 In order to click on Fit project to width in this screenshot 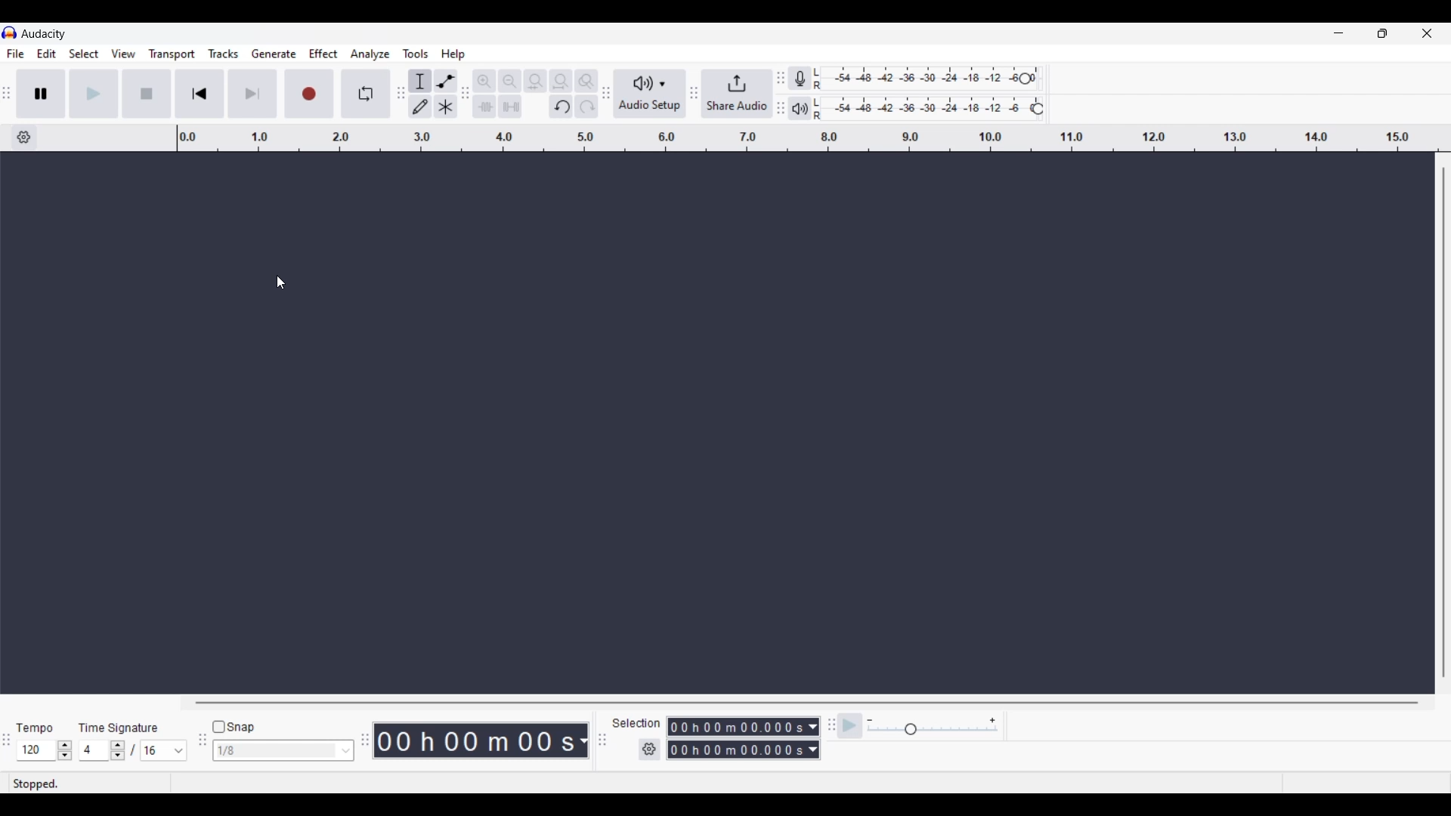, I will do `click(562, 81)`.